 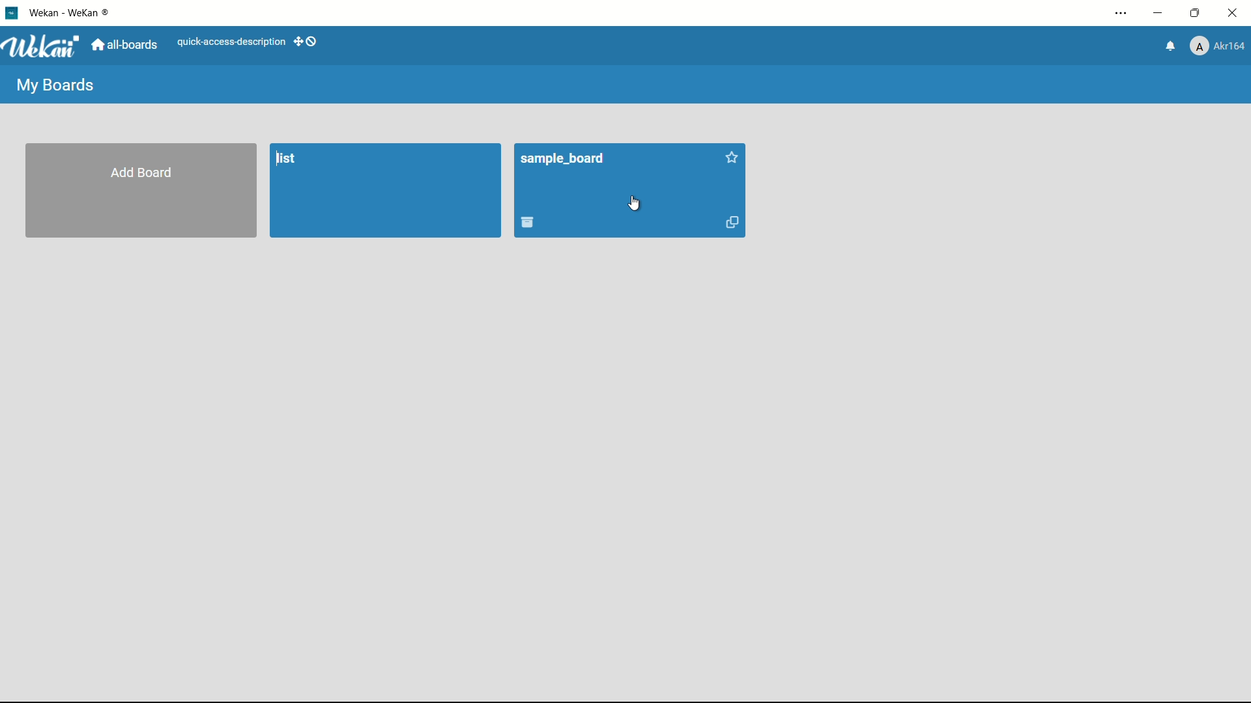 What do you see at coordinates (529, 223) in the screenshot?
I see `archive` at bounding box center [529, 223].